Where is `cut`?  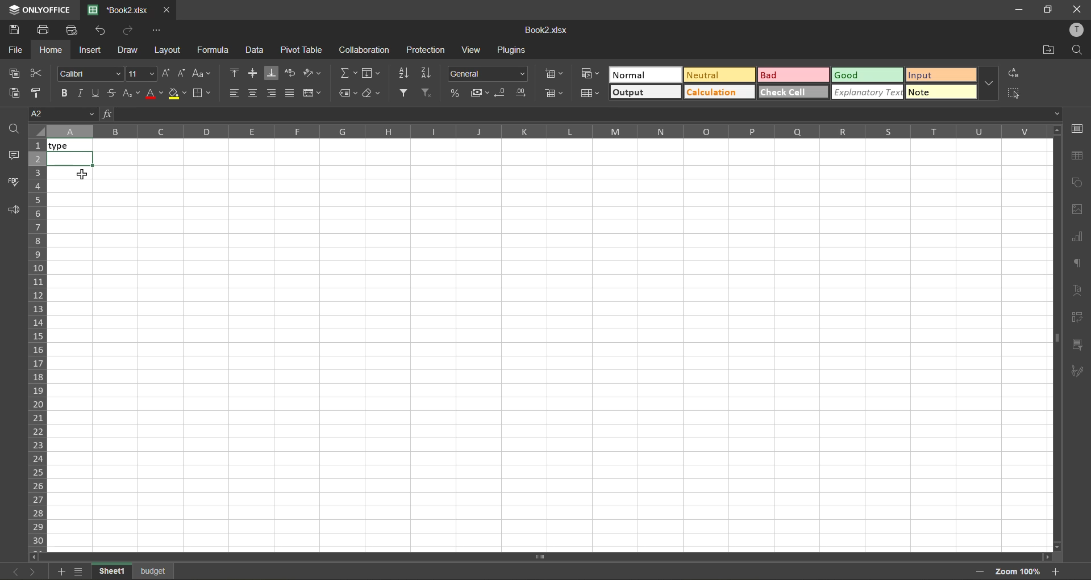 cut is located at coordinates (35, 73).